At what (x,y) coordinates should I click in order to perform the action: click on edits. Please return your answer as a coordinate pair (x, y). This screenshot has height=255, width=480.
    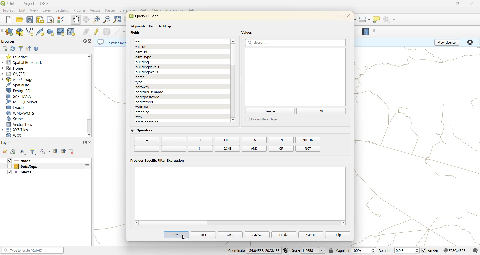
    Looking at the image, I should click on (87, 32).